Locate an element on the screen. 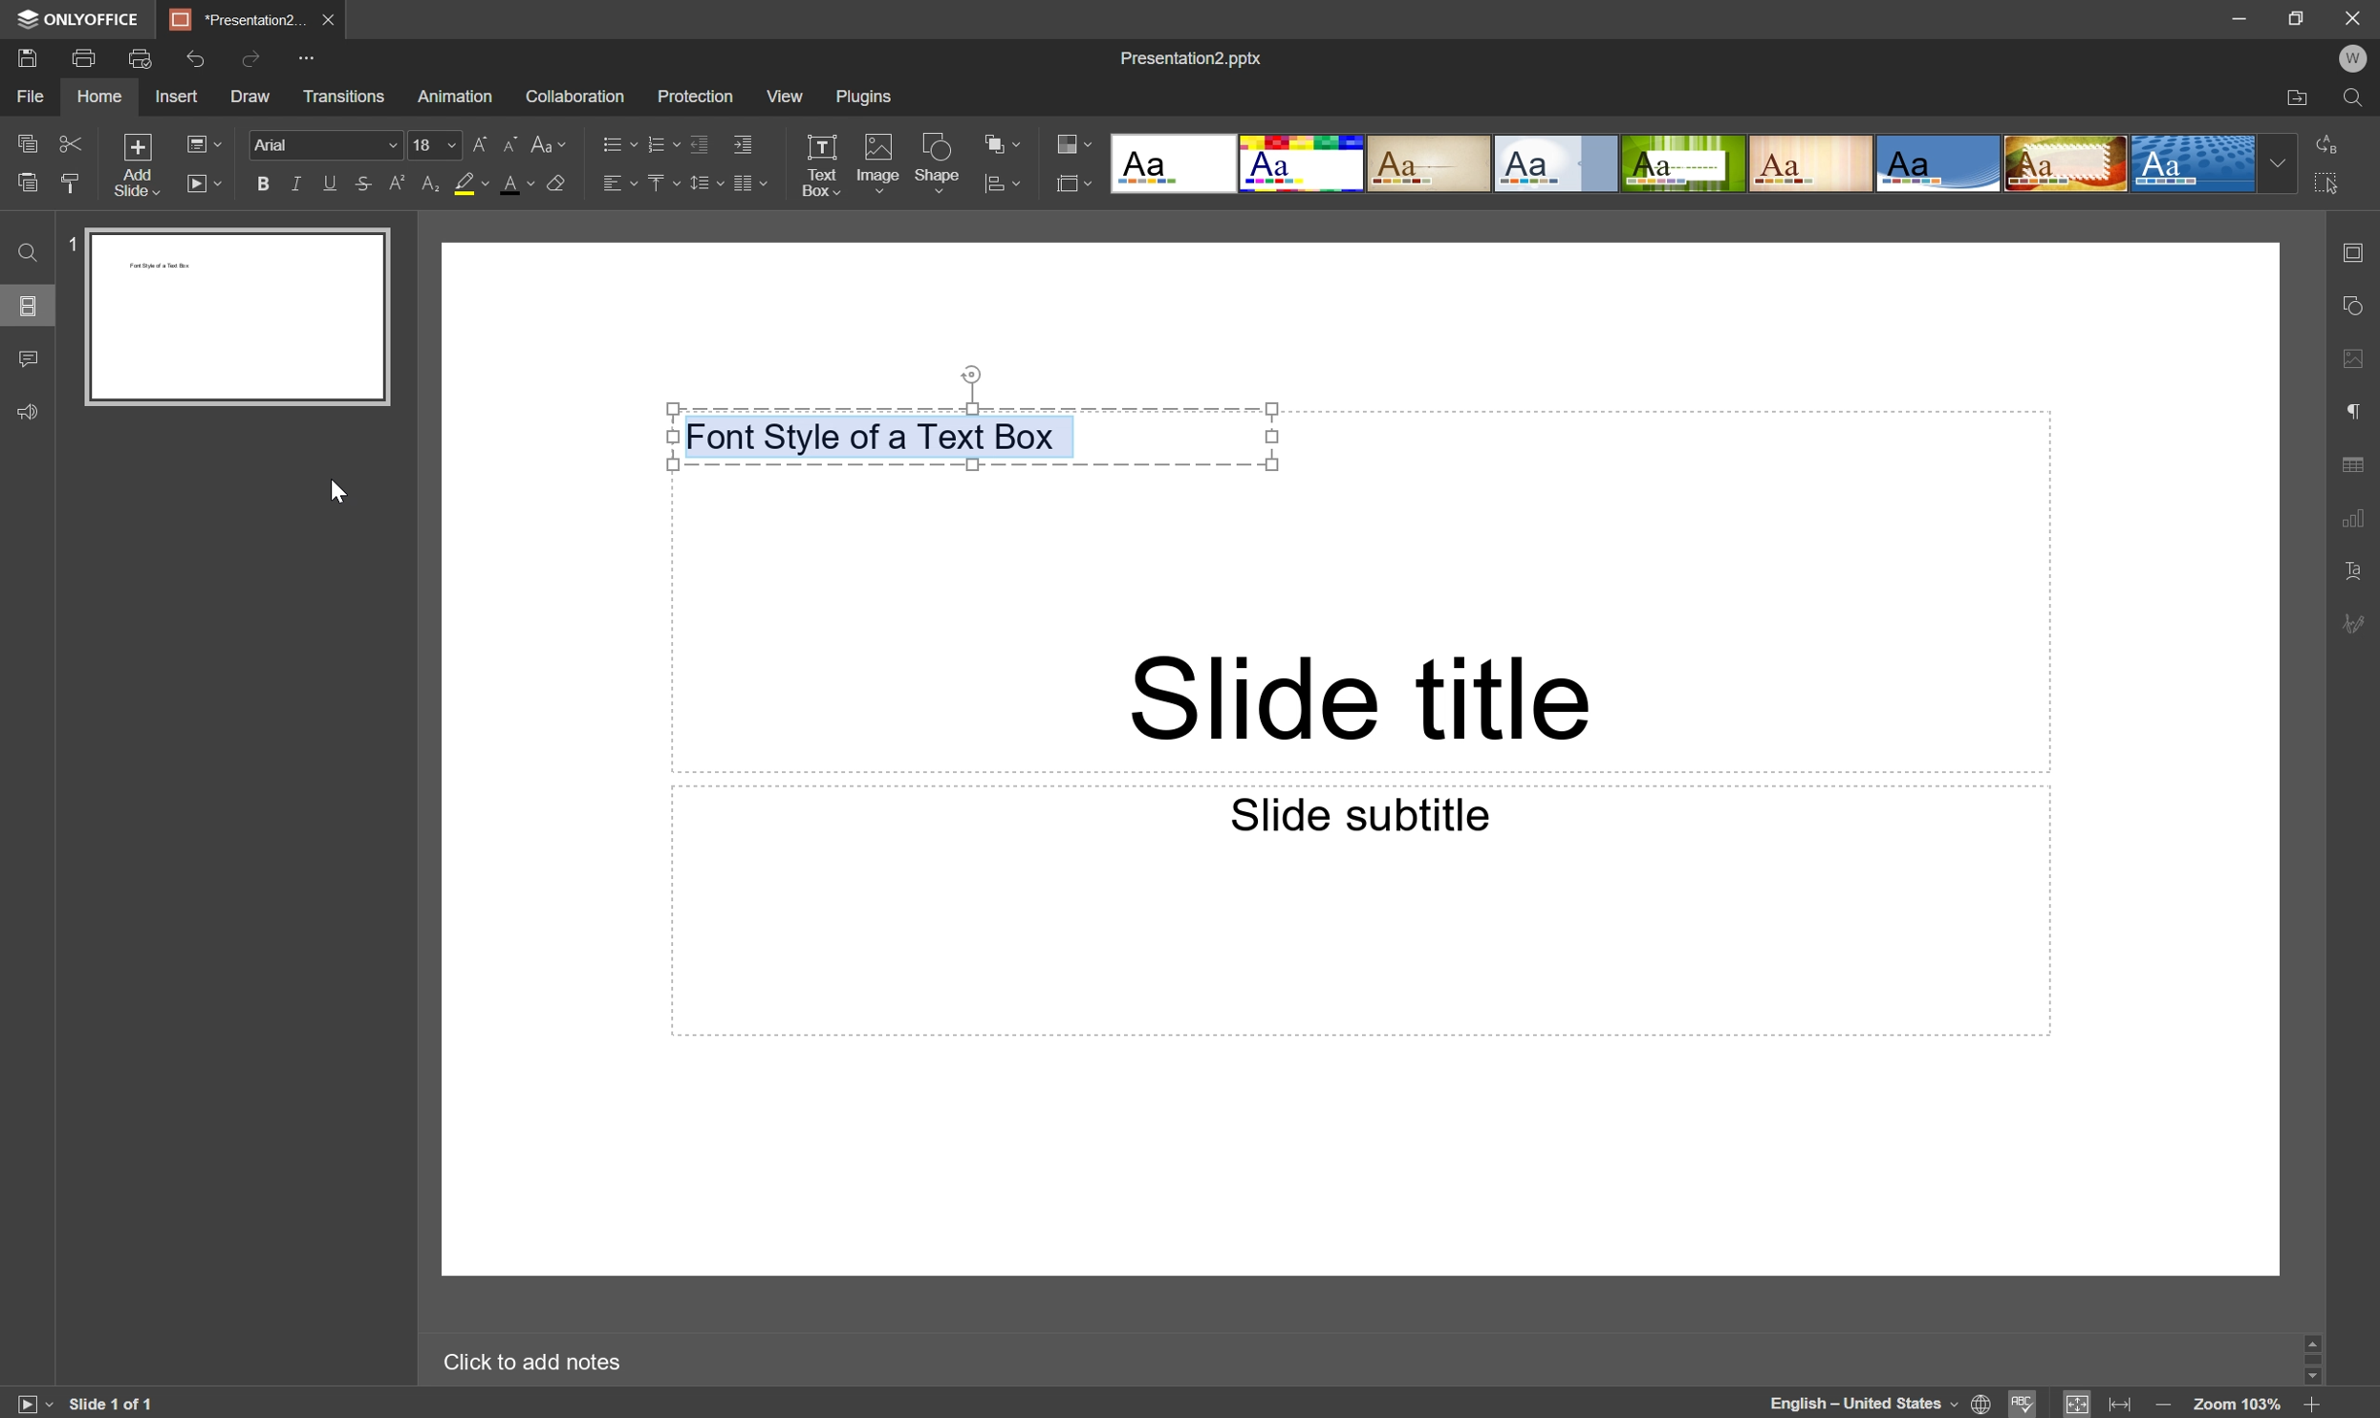 The image size is (2380, 1418). File is located at coordinates (32, 96).